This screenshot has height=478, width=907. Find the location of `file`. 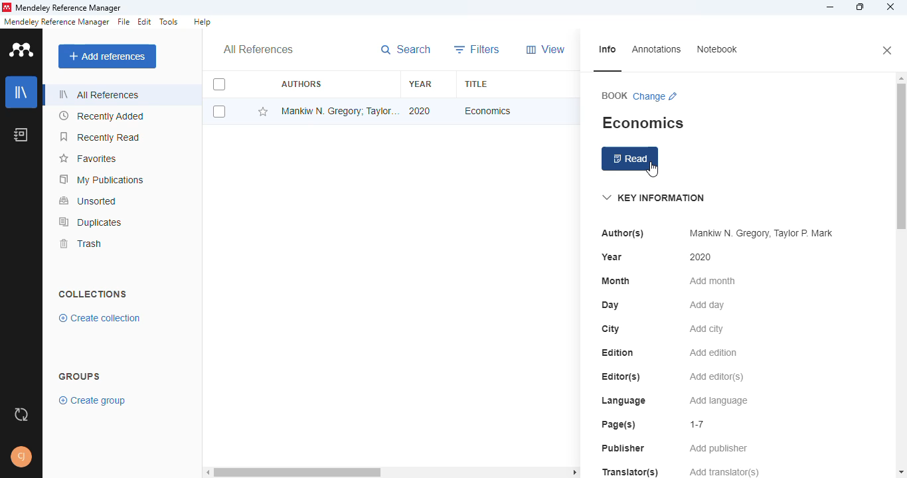

file is located at coordinates (124, 22).